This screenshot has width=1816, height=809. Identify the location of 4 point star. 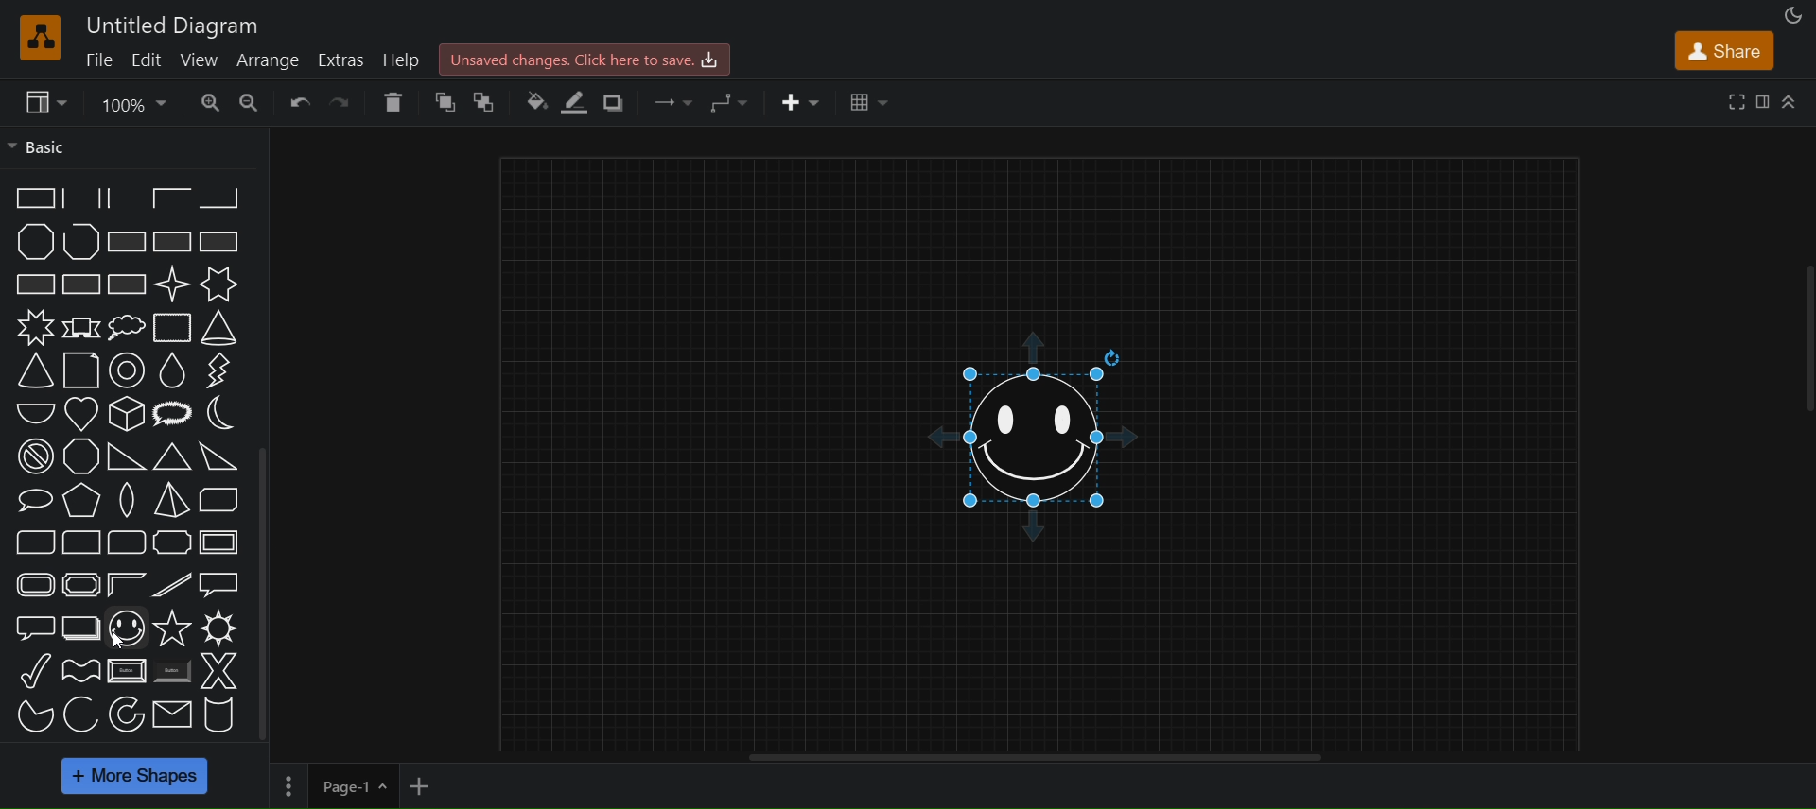
(171, 284).